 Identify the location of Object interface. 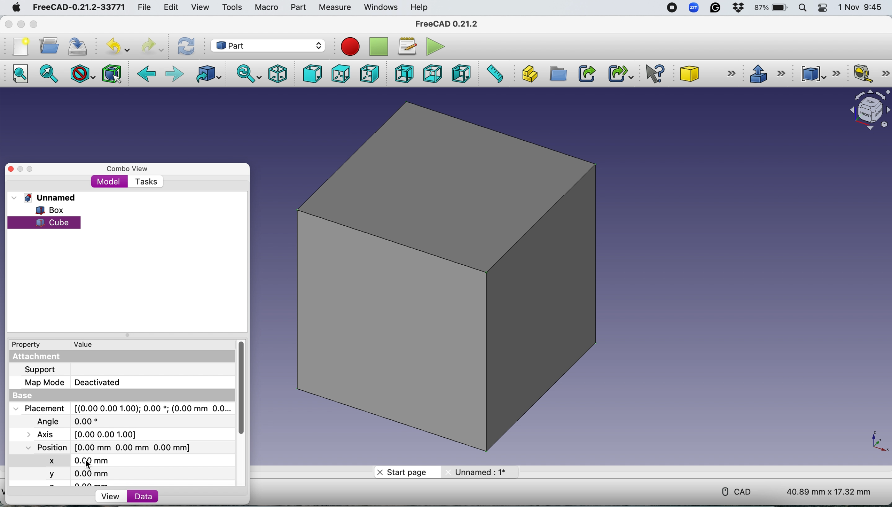
(866, 111).